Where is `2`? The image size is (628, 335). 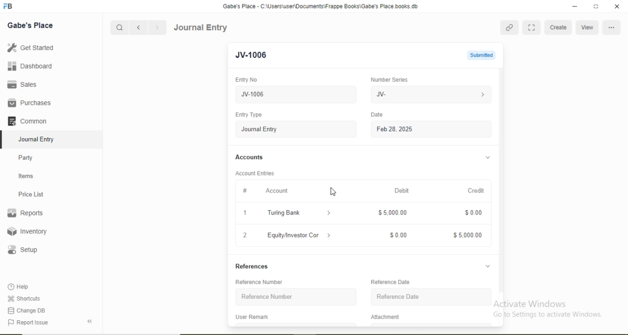 2 is located at coordinates (245, 236).